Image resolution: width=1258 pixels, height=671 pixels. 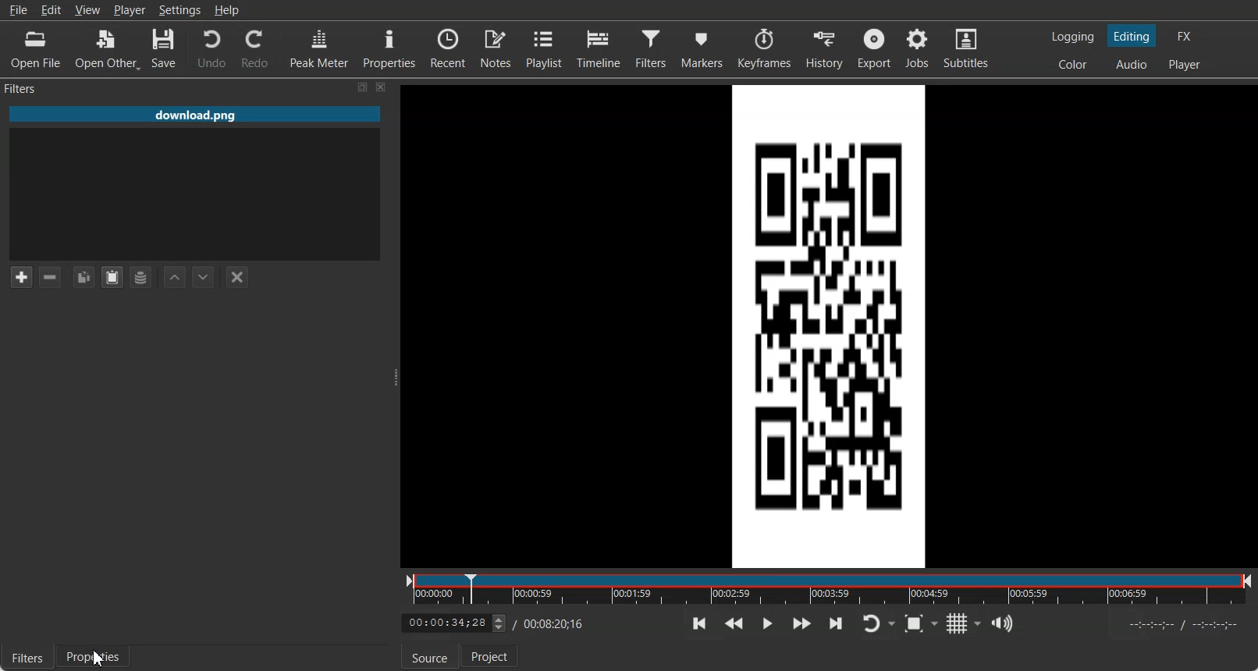 What do you see at coordinates (826, 324) in the screenshot?
I see `File Preview` at bounding box center [826, 324].